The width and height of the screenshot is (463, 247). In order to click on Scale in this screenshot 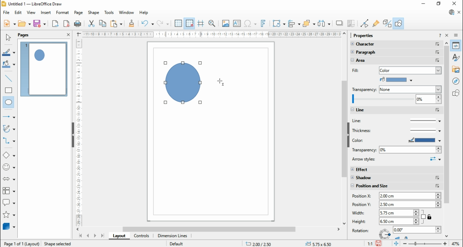, I will do `click(78, 131)`.